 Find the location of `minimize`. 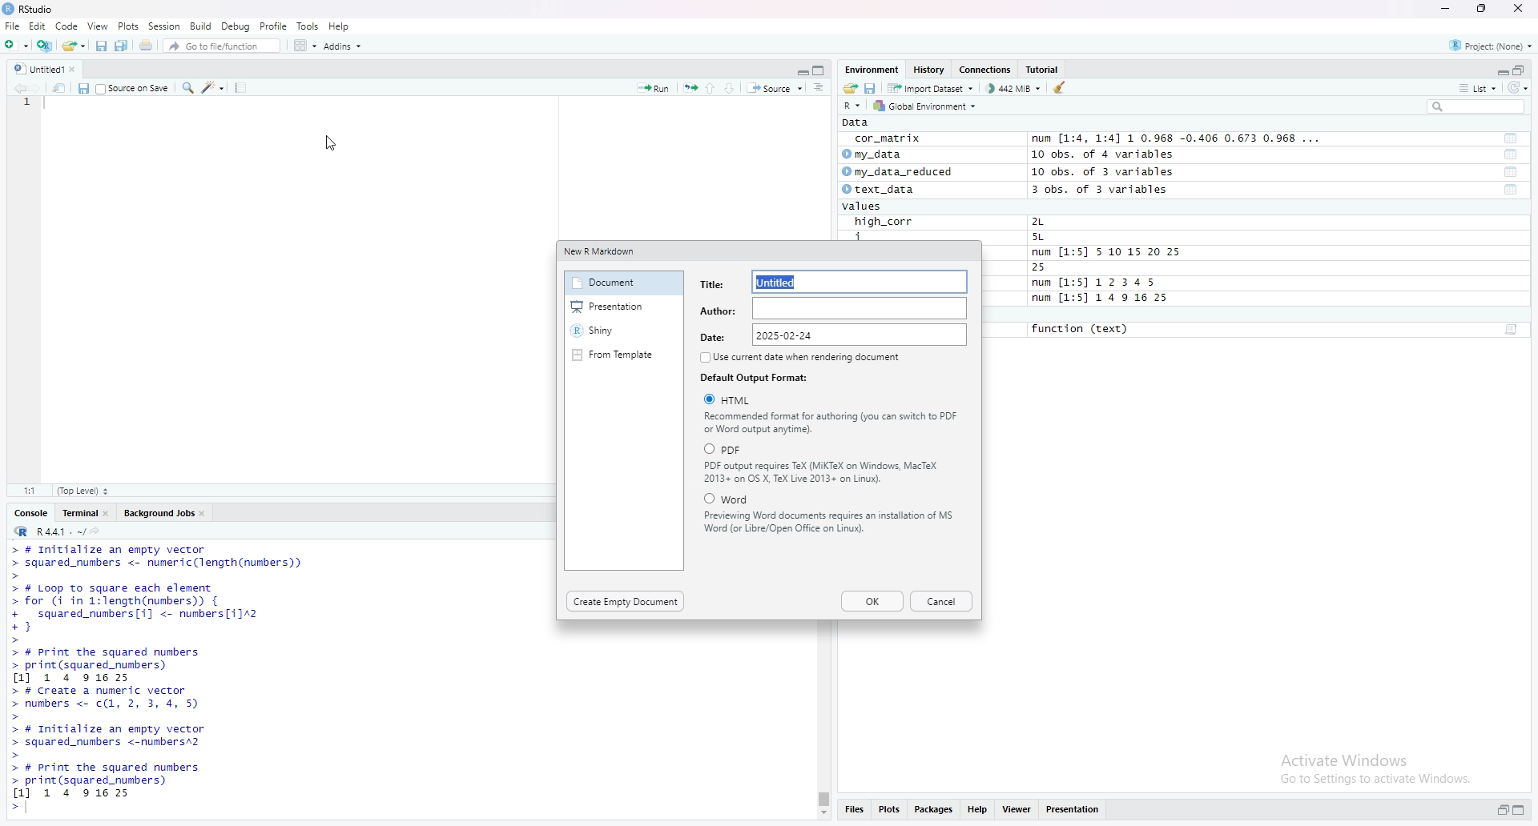

minimize is located at coordinates (1499, 812).